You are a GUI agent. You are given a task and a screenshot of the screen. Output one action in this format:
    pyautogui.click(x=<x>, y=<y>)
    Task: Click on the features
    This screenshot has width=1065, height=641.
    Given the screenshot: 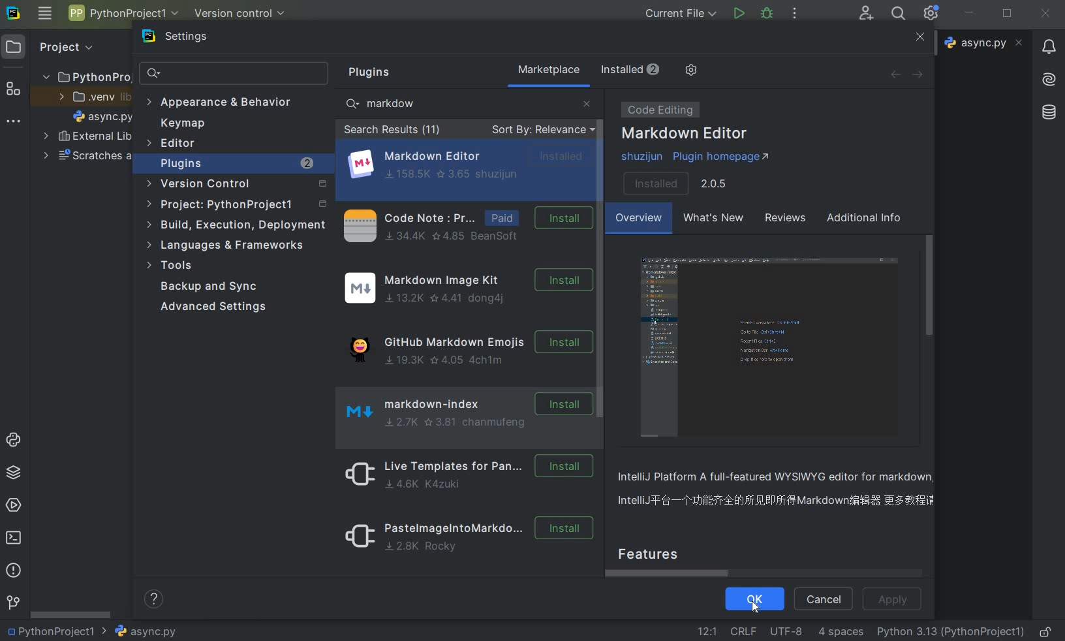 What is the action you would take?
    pyautogui.click(x=660, y=552)
    